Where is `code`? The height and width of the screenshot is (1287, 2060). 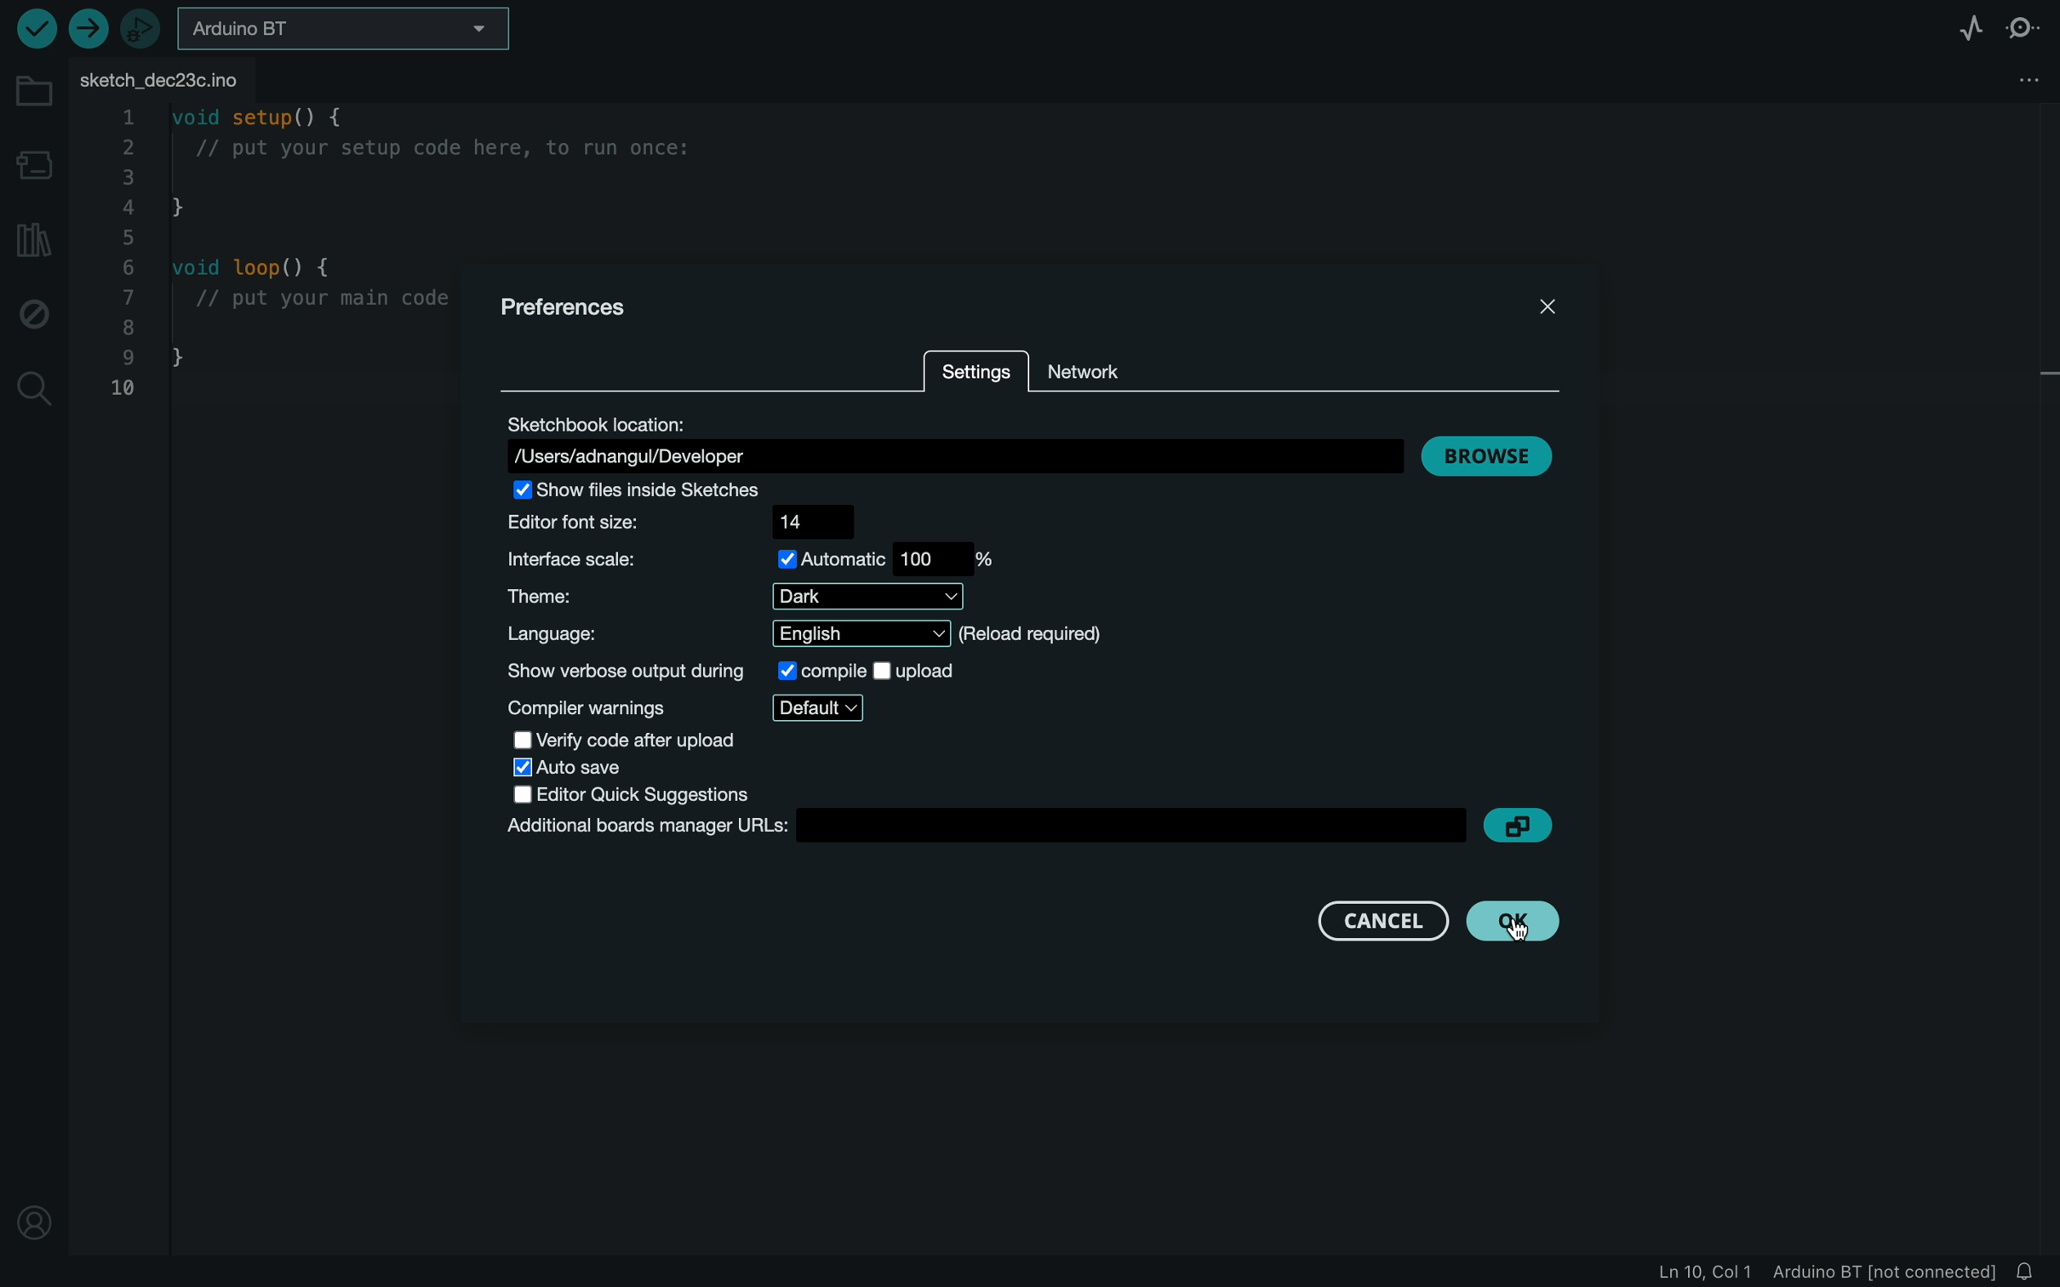 code is located at coordinates (276, 260).